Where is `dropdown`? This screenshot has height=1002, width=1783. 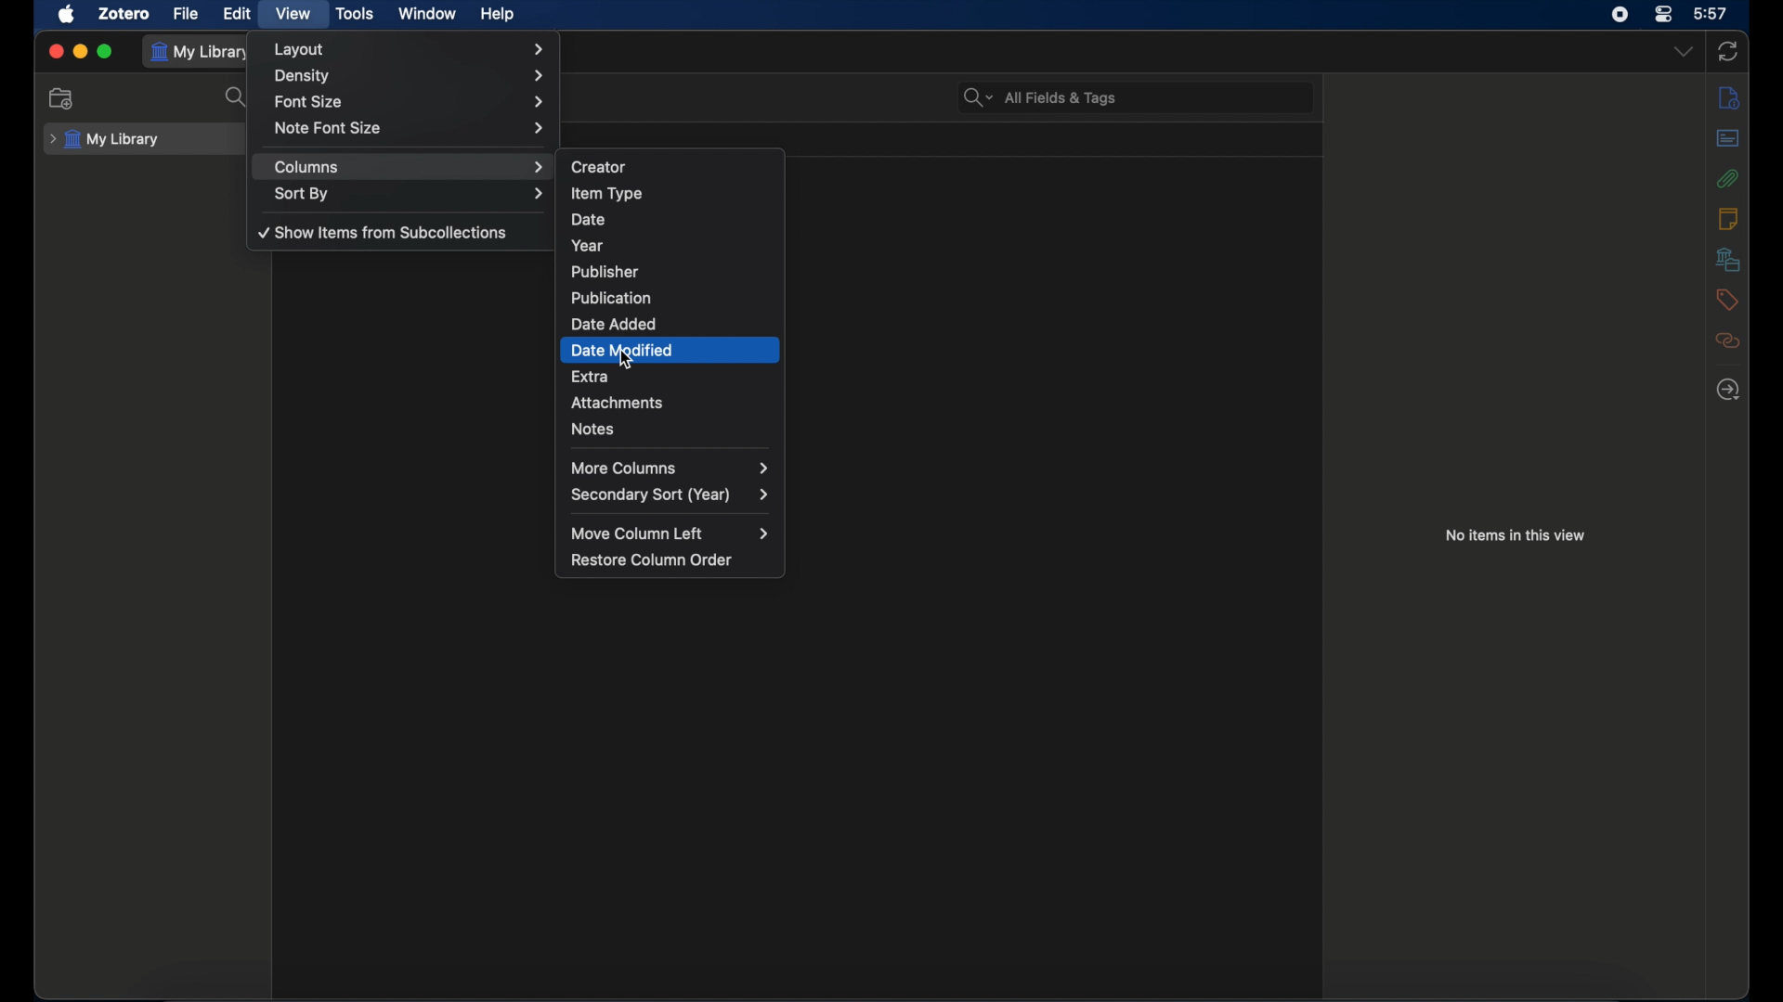
dropdown is located at coordinates (1684, 52).